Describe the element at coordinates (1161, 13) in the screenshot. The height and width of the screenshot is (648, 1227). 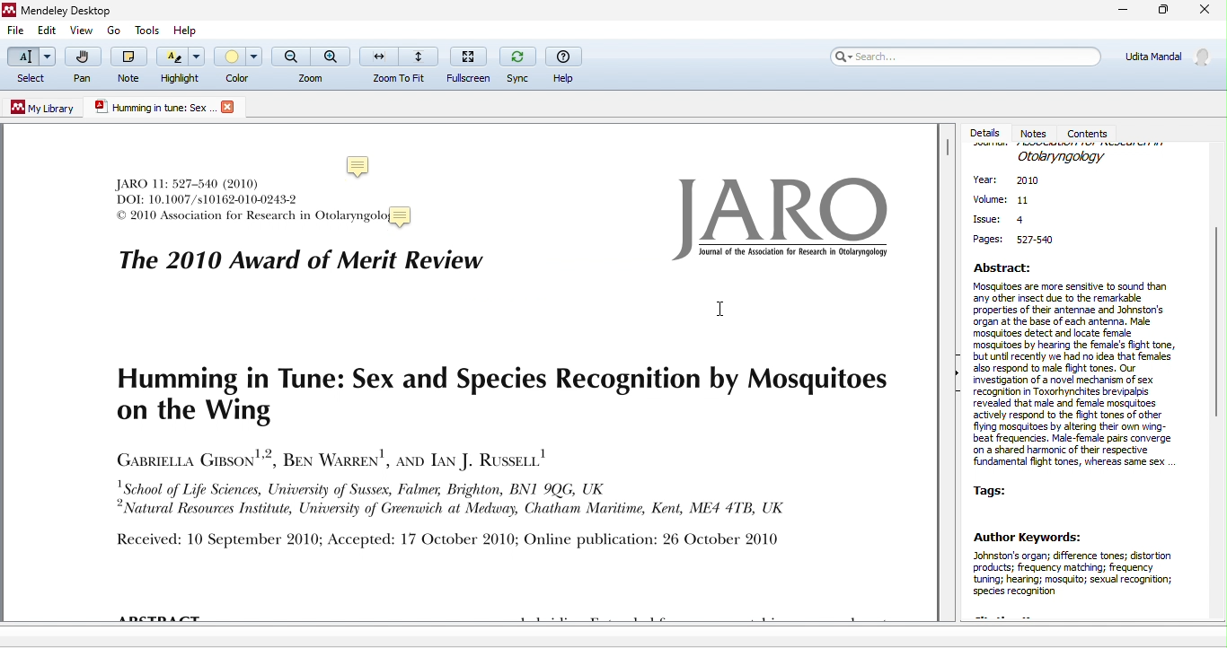
I see `maximize` at that location.